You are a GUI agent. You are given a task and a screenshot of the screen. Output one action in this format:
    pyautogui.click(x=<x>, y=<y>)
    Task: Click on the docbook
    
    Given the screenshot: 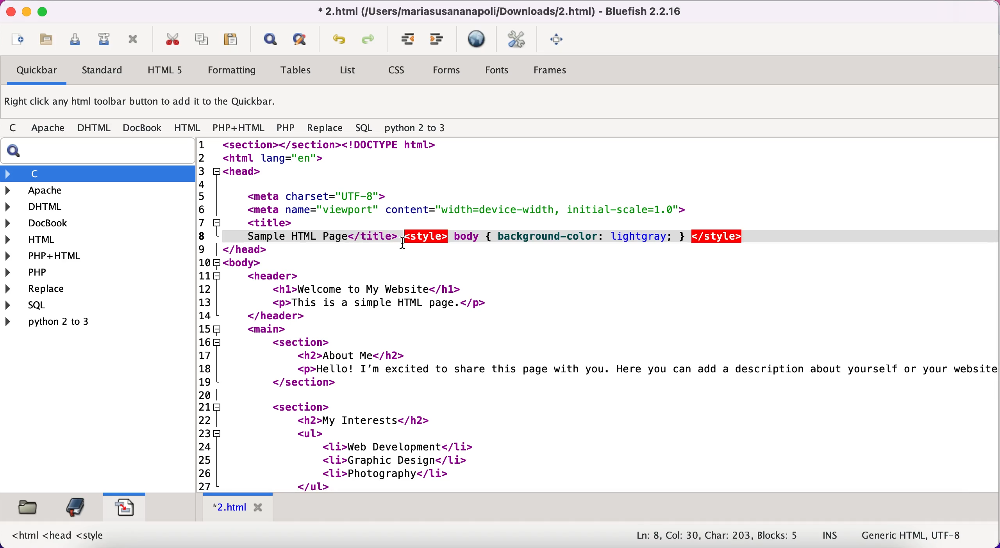 What is the action you would take?
    pyautogui.click(x=43, y=224)
    